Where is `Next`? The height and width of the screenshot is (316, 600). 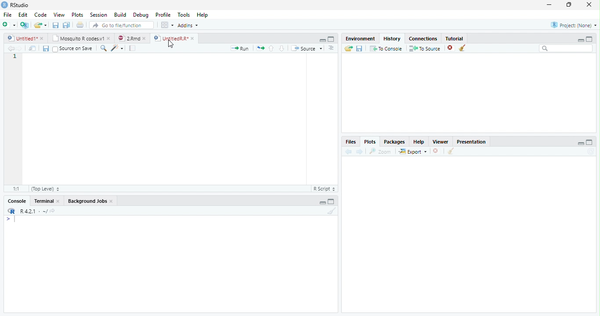 Next is located at coordinates (20, 48).